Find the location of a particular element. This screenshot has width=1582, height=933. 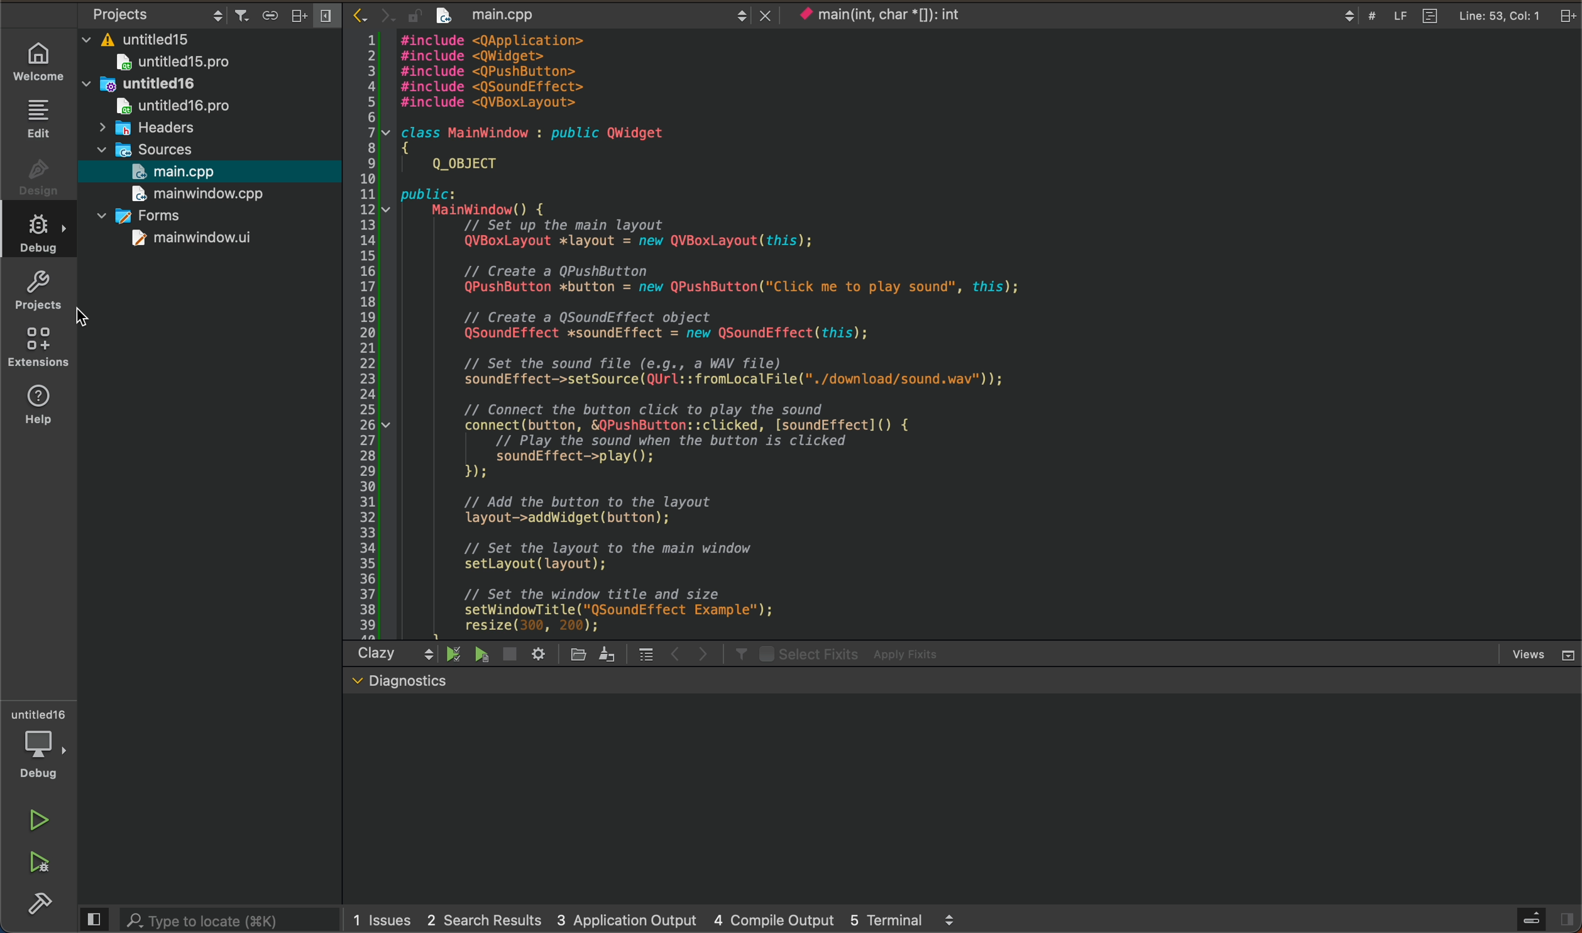

filter is located at coordinates (733, 654).